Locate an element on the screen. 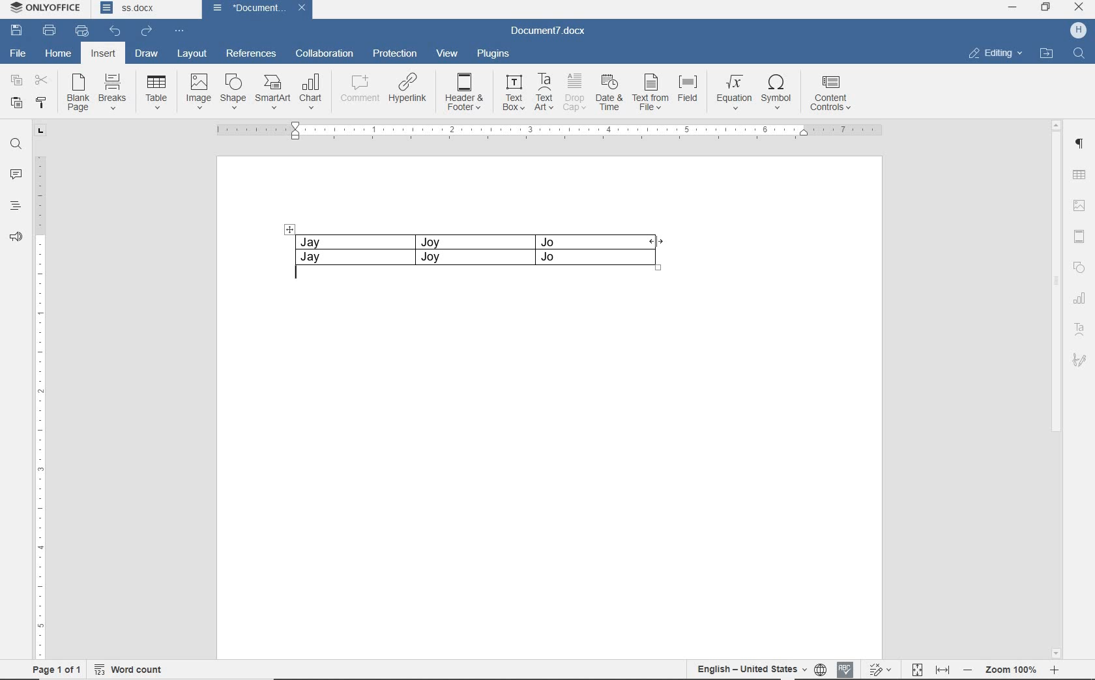  DRAW is located at coordinates (146, 53).